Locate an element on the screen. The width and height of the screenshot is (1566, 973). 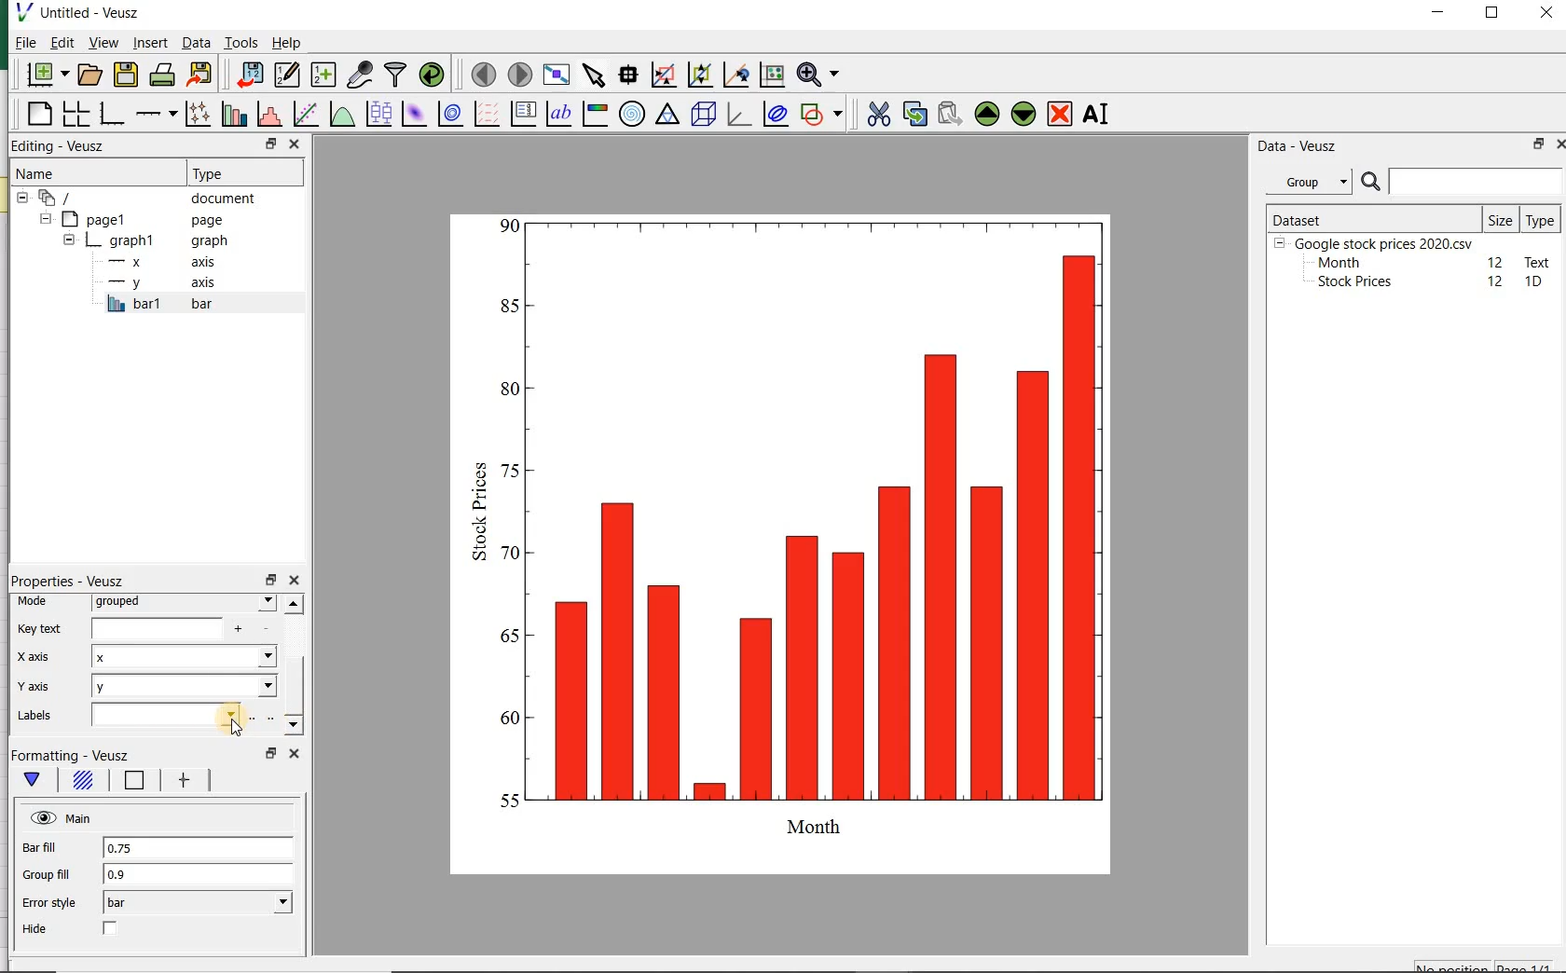
blank page is located at coordinates (38, 116).